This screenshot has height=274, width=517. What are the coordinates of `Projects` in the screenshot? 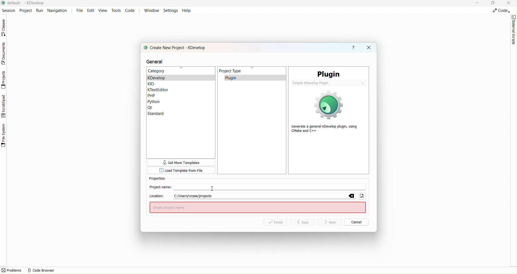 It's located at (5, 80).